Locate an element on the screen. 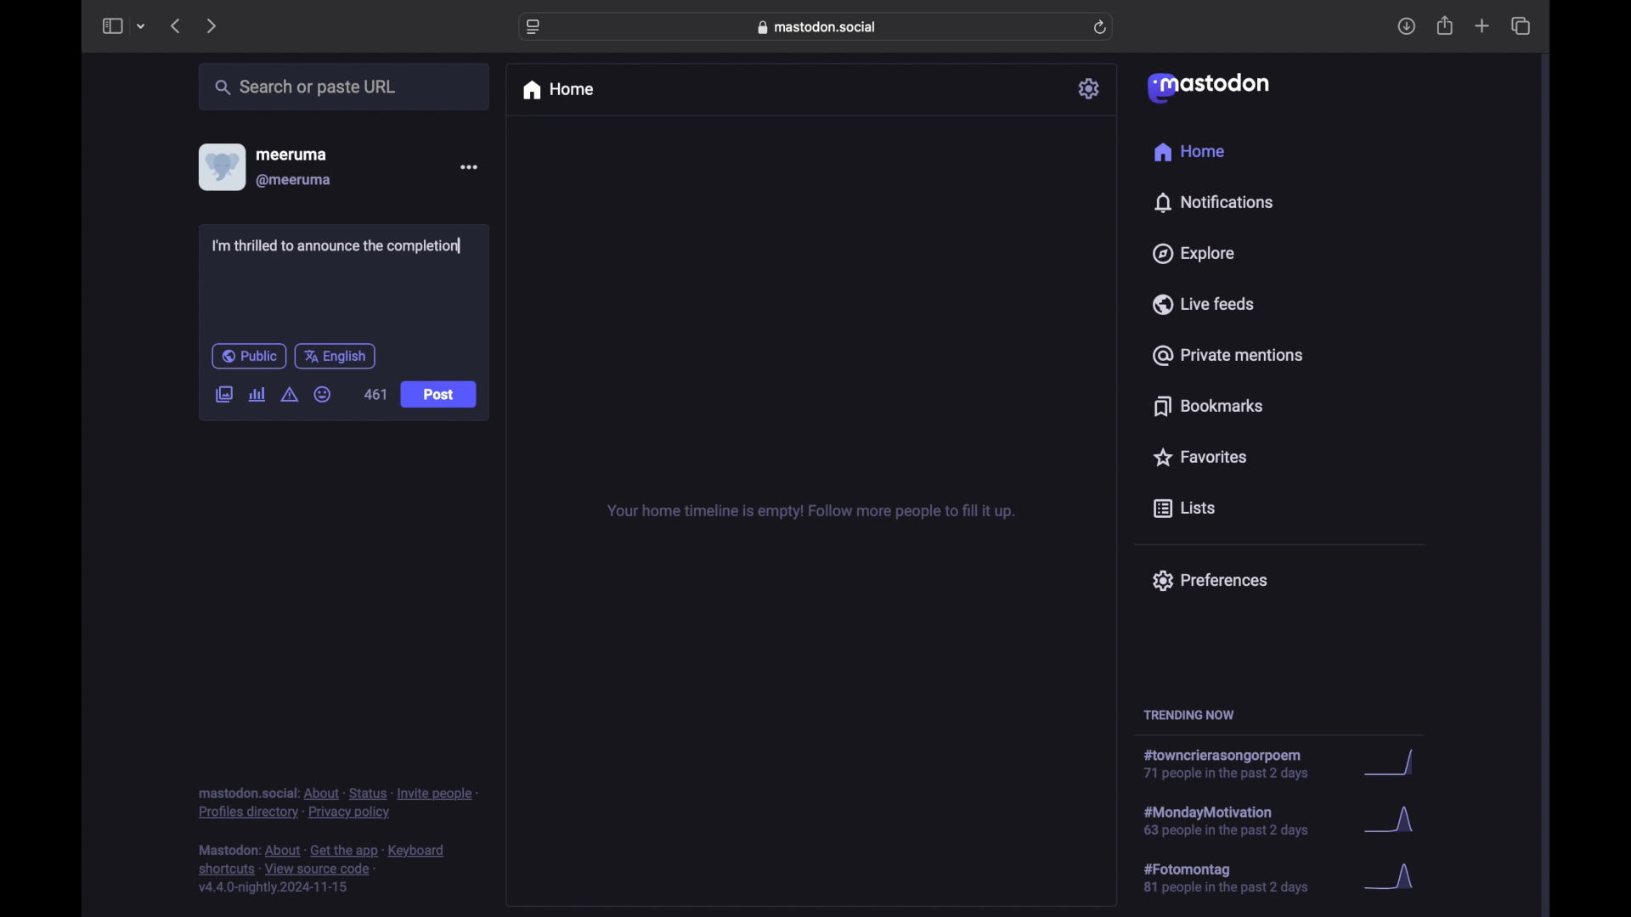  @meeruma is located at coordinates (296, 181).